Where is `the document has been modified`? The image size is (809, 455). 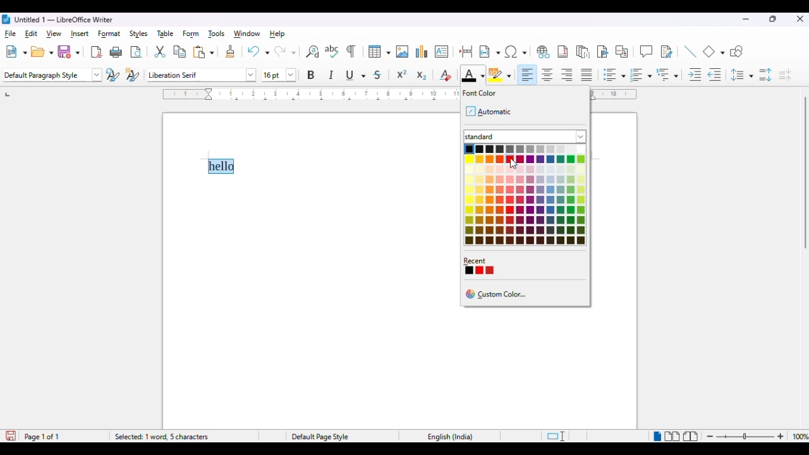
the document has been modified is located at coordinates (11, 436).